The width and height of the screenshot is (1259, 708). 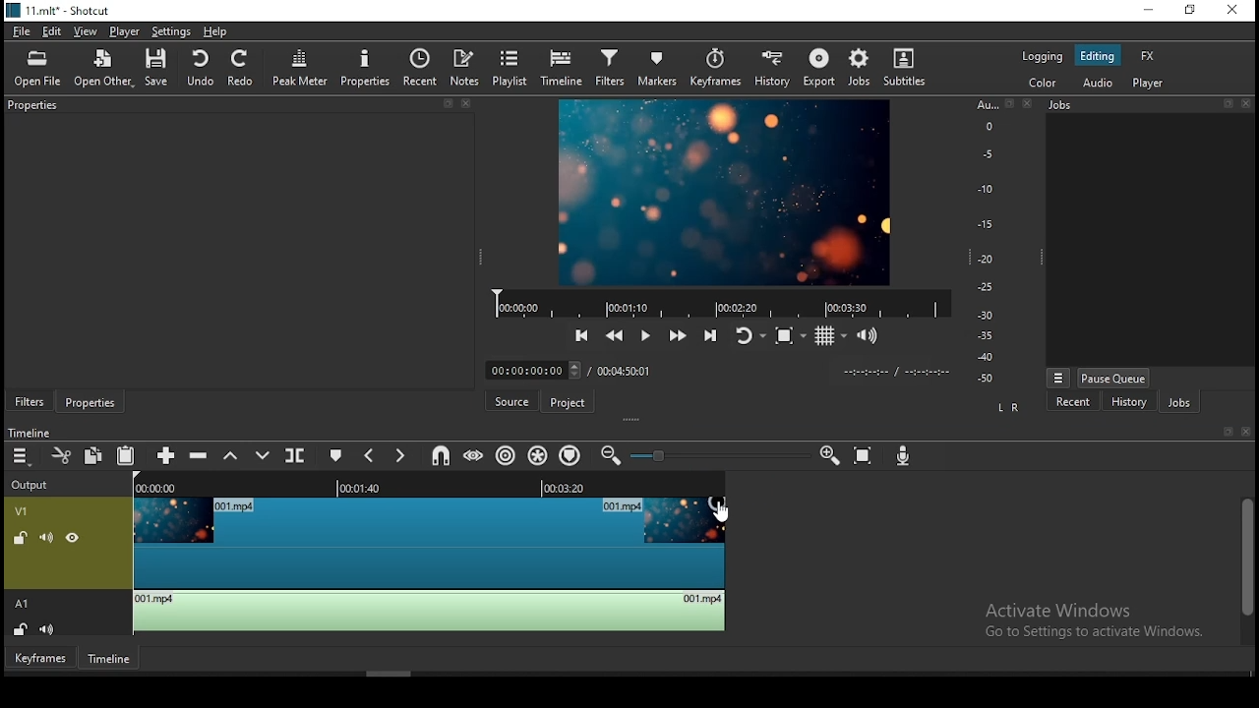 What do you see at coordinates (171, 30) in the screenshot?
I see `settings` at bounding box center [171, 30].